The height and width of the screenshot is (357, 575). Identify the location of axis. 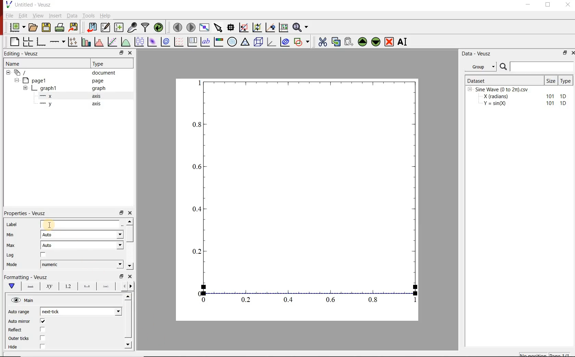
(97, 96).